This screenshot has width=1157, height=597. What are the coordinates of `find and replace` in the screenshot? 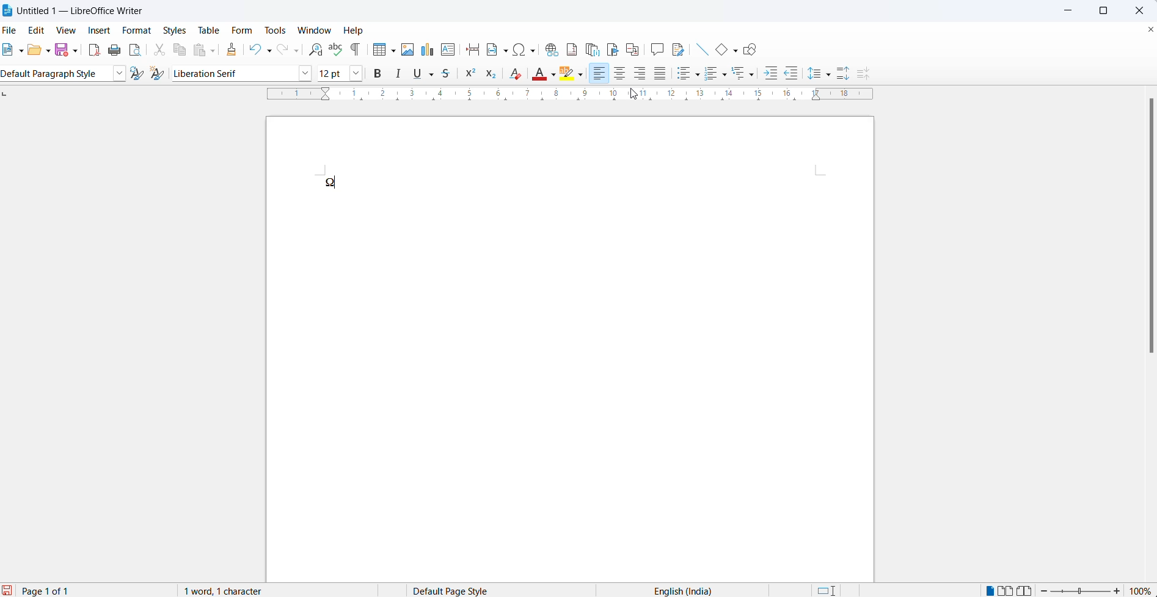 It's located at (316, 49).